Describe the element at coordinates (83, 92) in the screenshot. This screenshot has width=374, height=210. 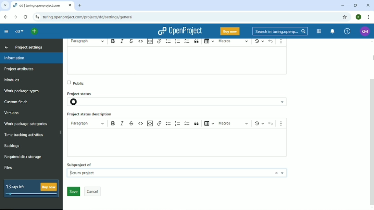
I see `Project status` at that location.